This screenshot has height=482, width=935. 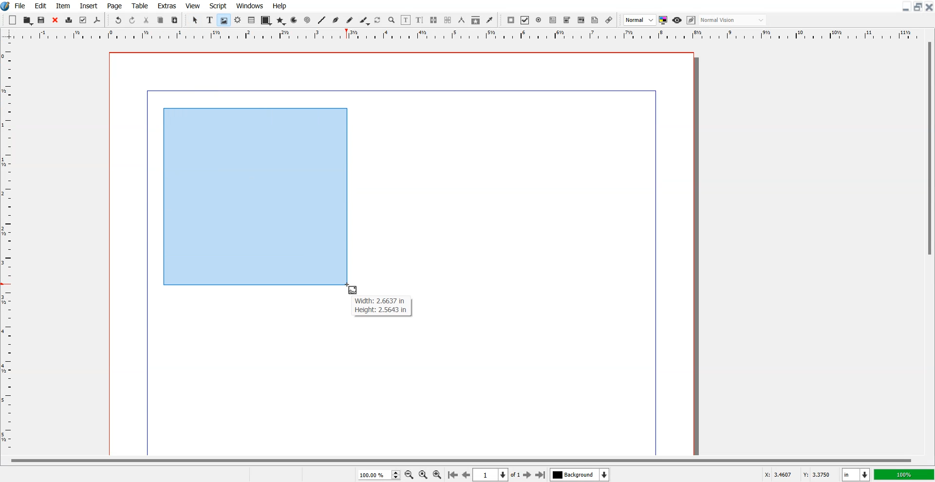 I want to click on Maximize, so click(x=917, y=7).